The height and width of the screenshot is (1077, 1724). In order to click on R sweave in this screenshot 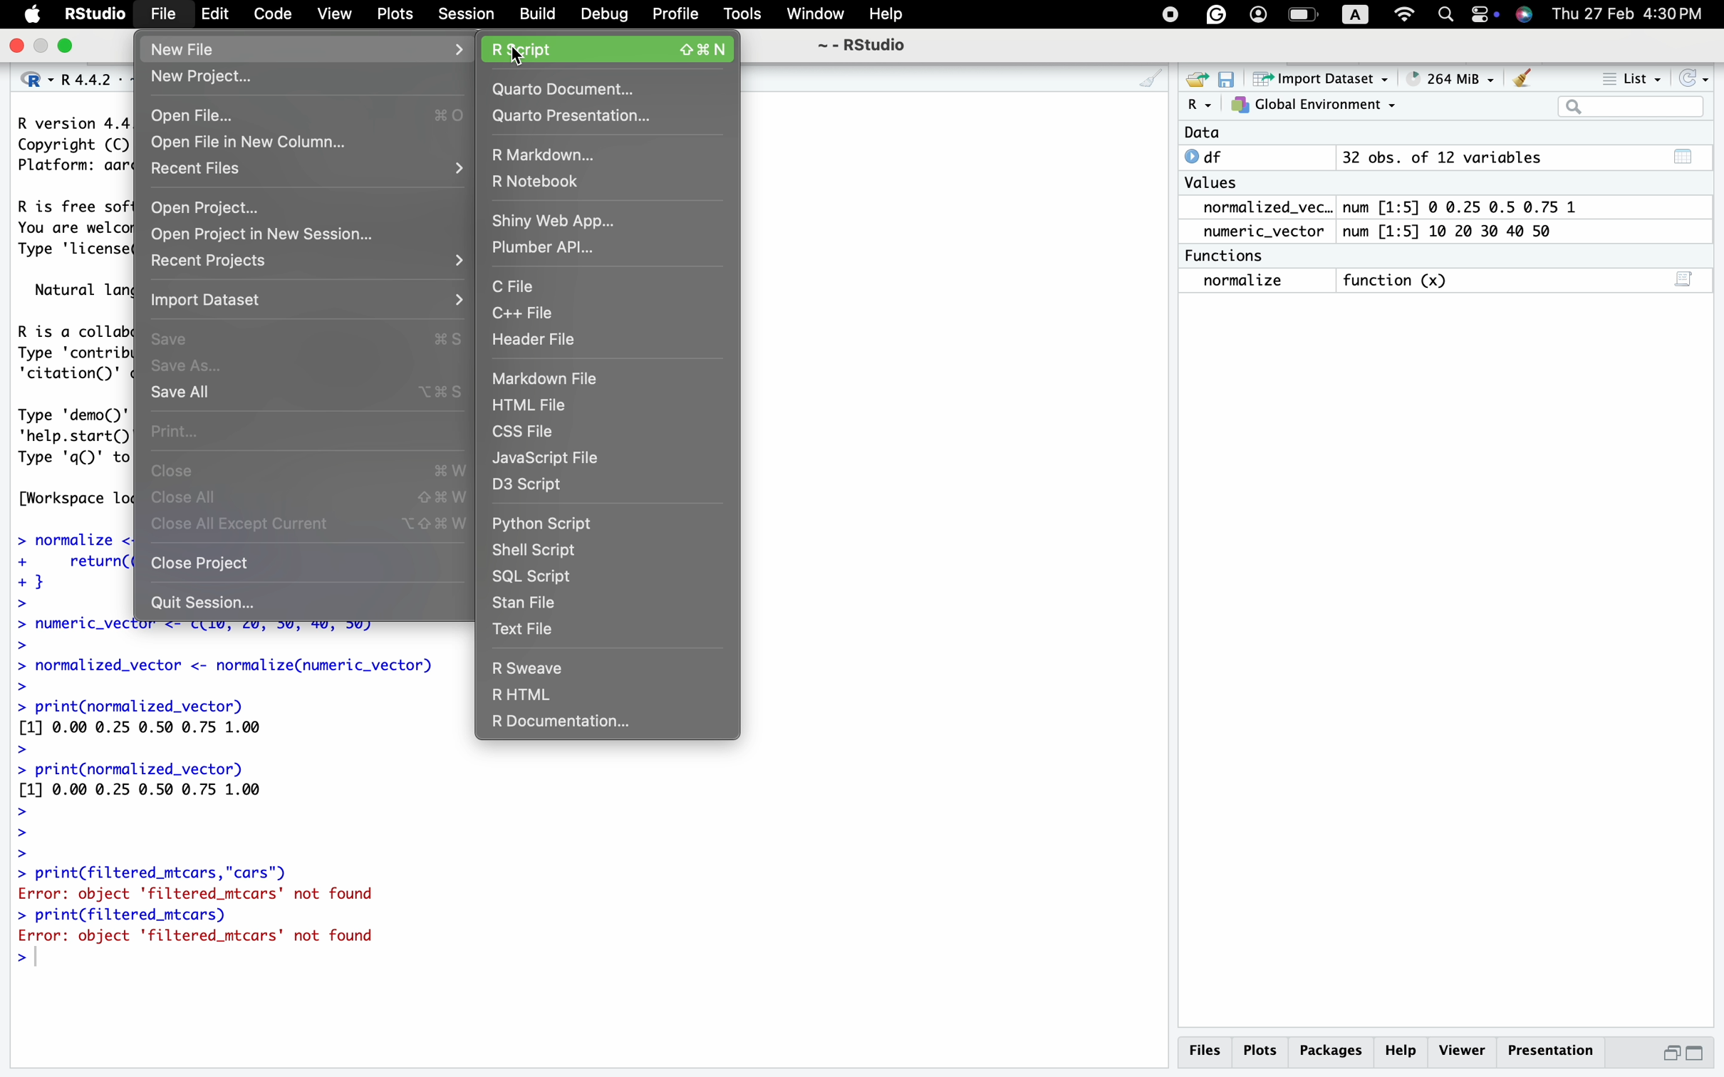, I will do `click(613, 666)`.